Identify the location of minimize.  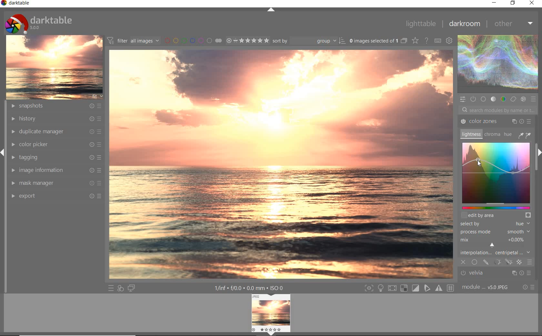
(495, 2).